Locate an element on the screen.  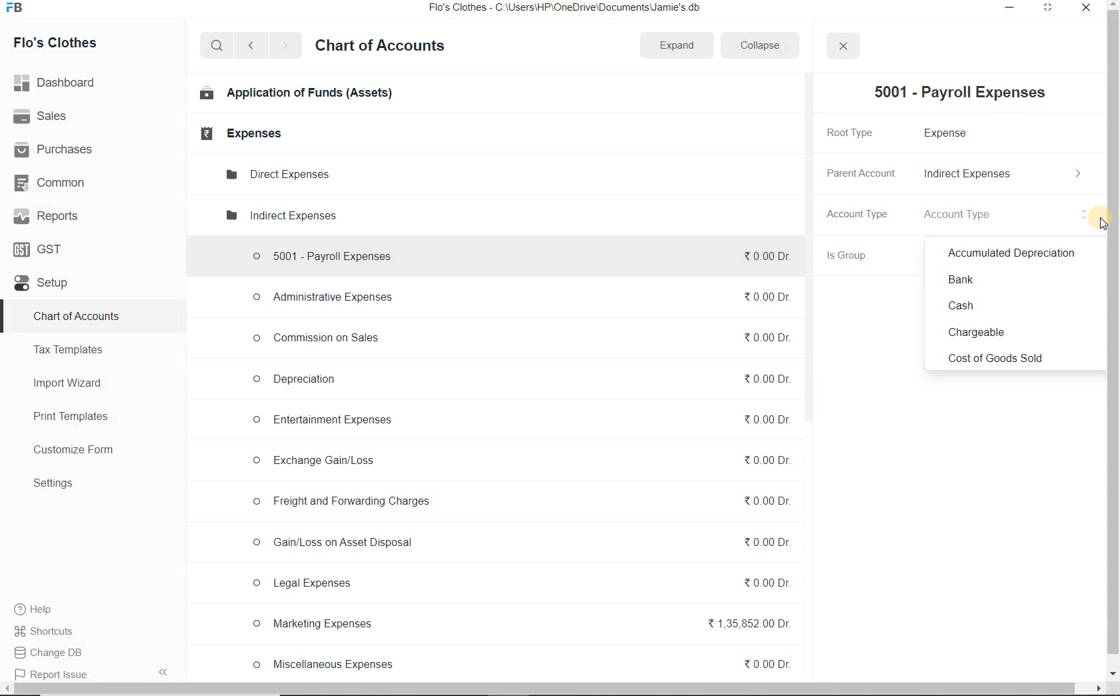
Purchases is located at coordinates (55, 150).